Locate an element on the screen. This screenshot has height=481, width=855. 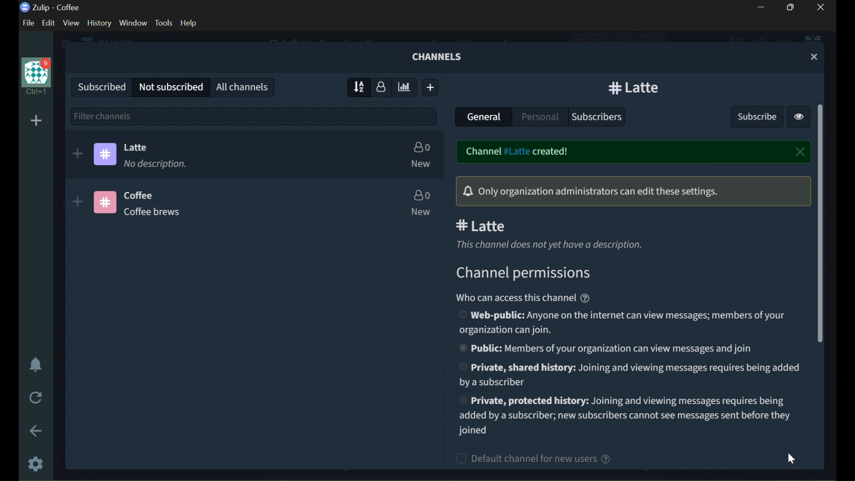
WINDOW is located at coordinates (134, 23).